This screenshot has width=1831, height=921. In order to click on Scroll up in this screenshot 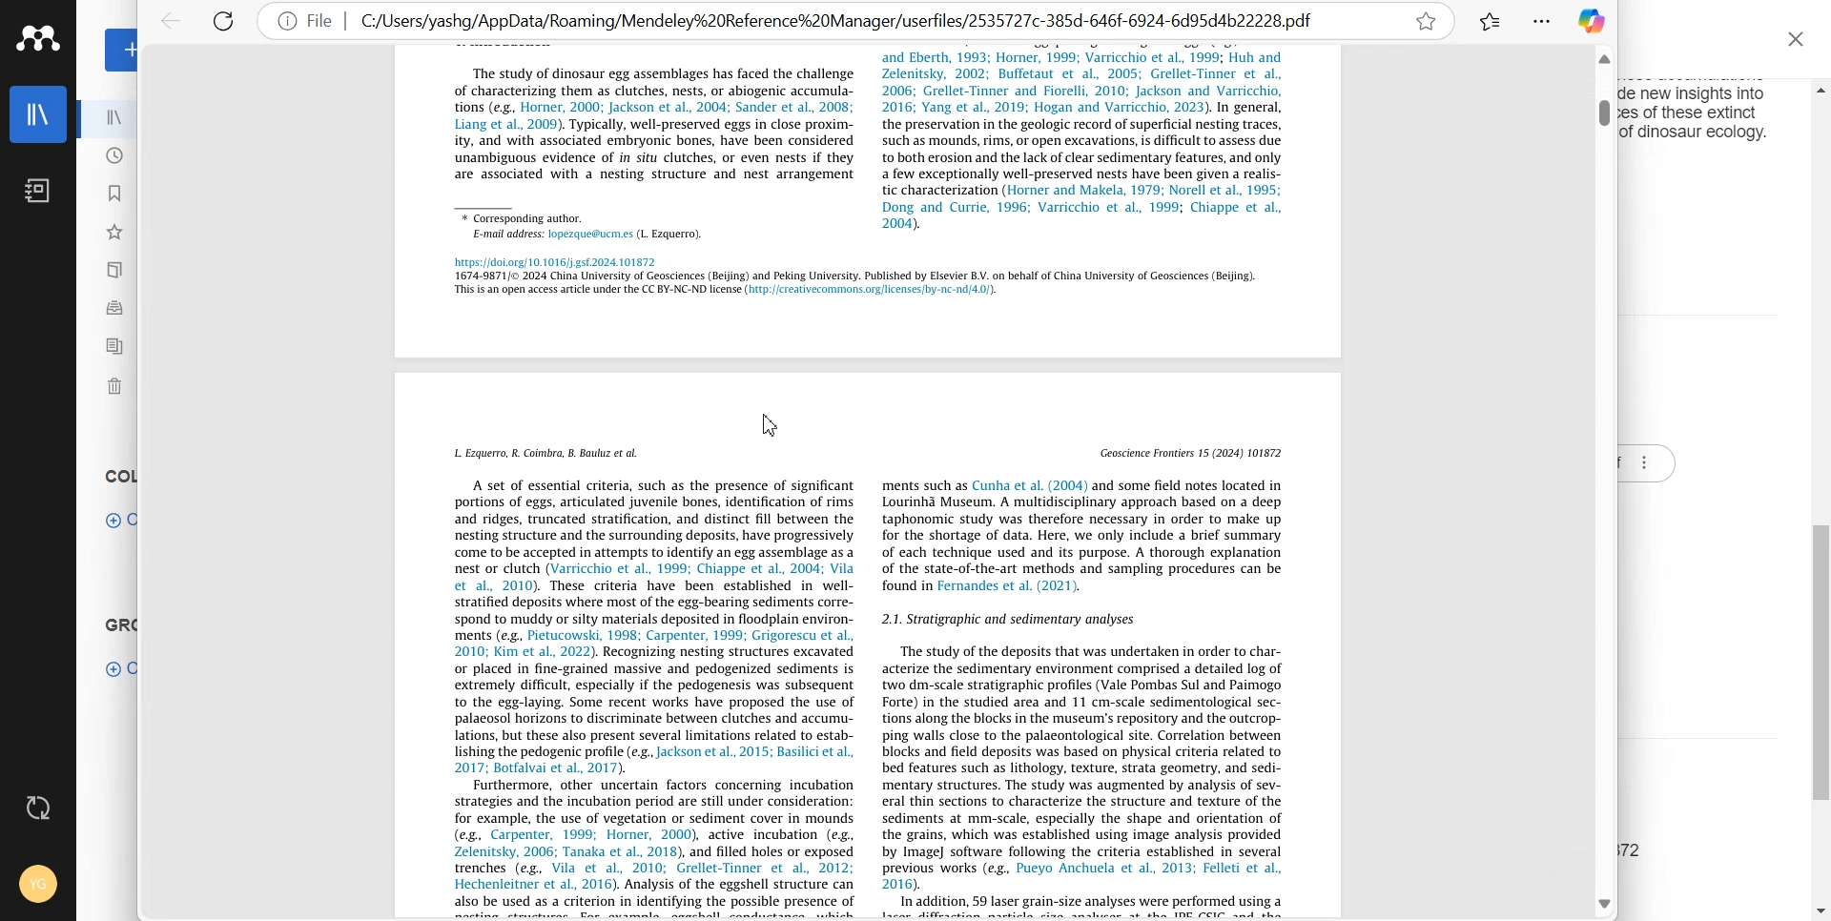, I will do `click(1817, 89)`.